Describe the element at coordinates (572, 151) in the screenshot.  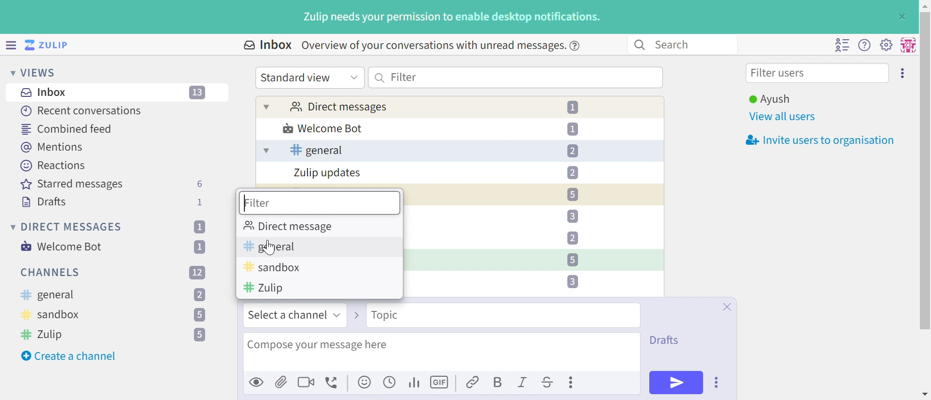
I see `2` at that location.